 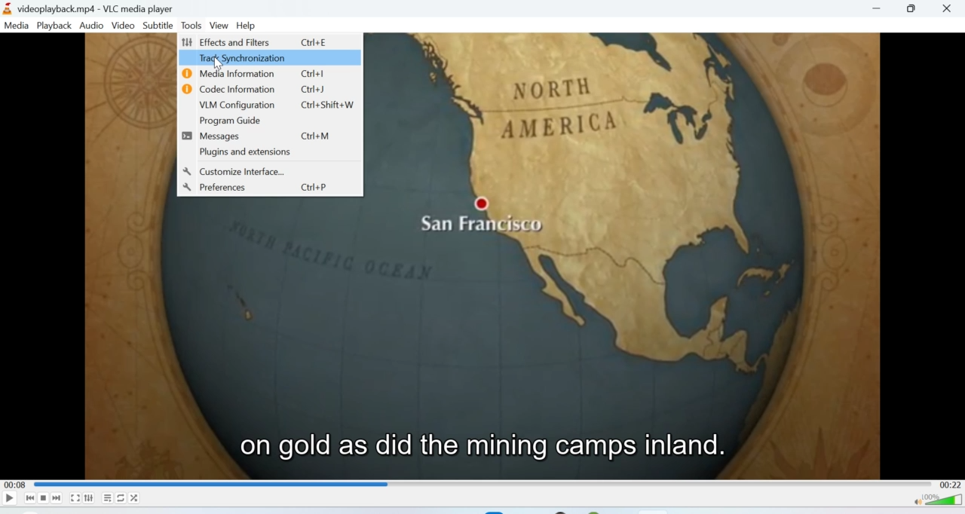 What do you see at coordinates (208, 136) in the screenshot?
I see `Messages` at bounding box center [208, 136].